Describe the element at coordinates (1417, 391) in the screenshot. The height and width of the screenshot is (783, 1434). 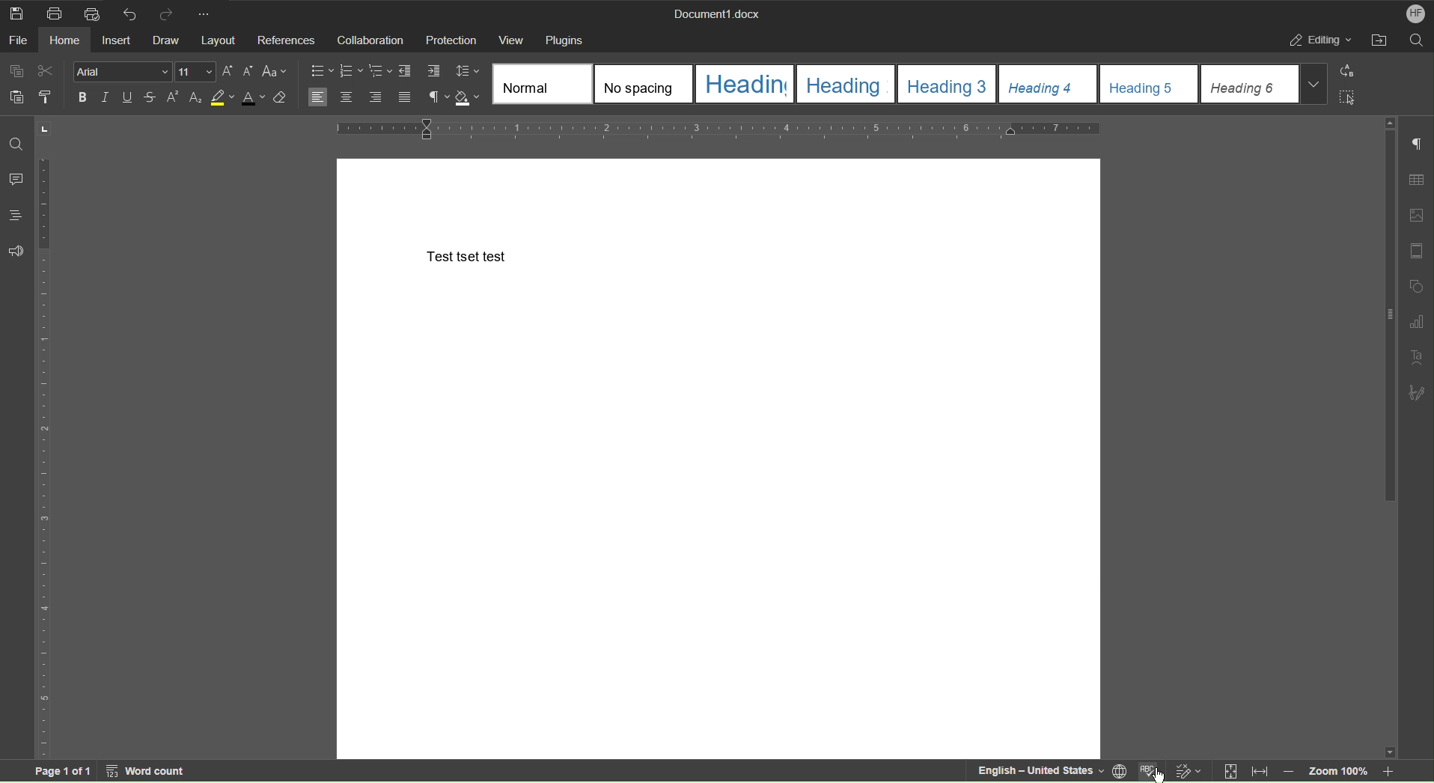
I see `Signature` at that location.